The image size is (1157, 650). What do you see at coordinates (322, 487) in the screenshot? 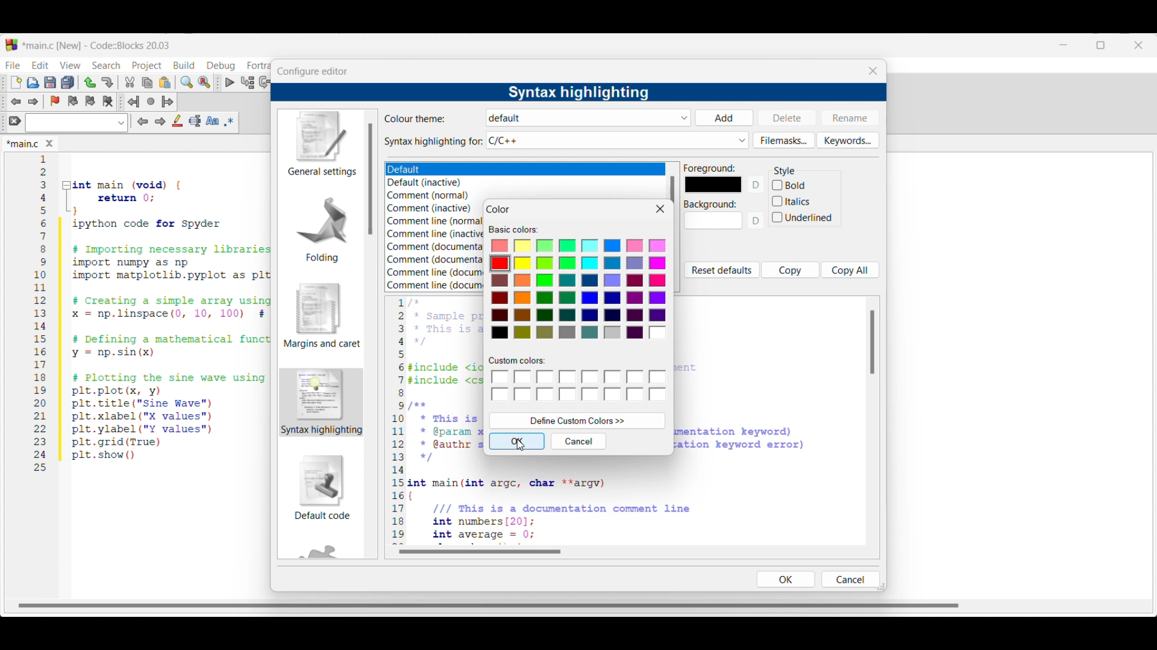
I see `Default code` at bounding box center [322, 487].